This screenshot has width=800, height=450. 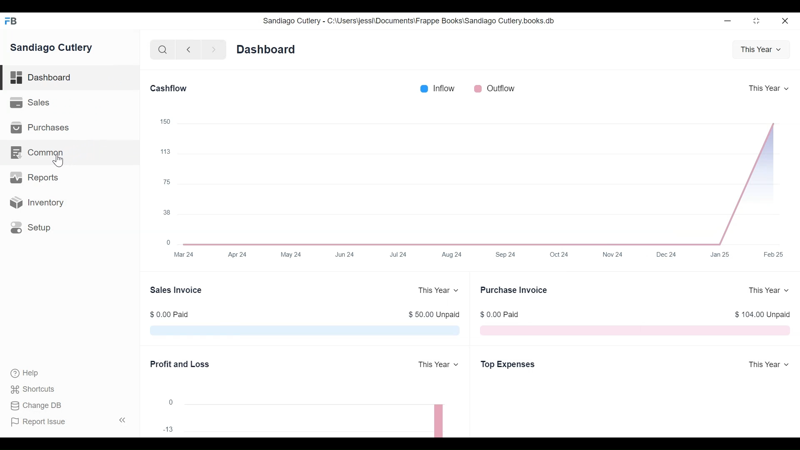 What do you see at coordinates (410, 22) in the screenshot?
I see `Sandiago Cutlery - C:\Users\jessi\Documents\Frappe Books\Sandiago Cutlery.books.db` at bounding box center [410, 22].